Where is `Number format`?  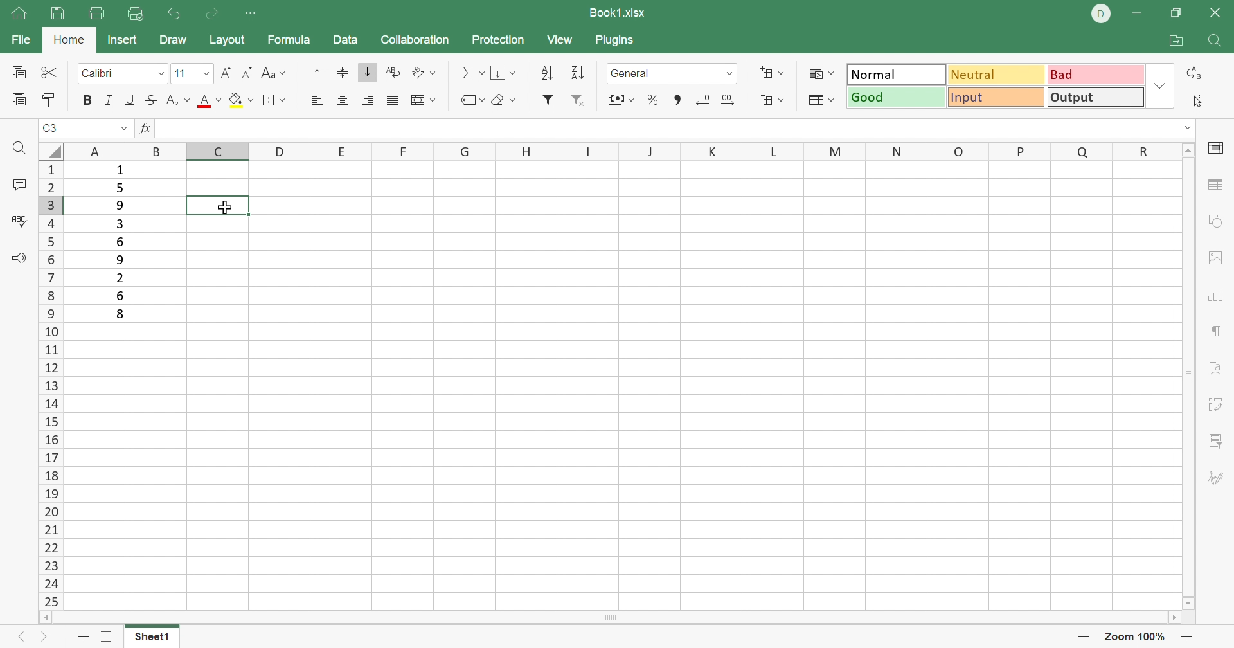
Number format is located at coordinates (655, 73).